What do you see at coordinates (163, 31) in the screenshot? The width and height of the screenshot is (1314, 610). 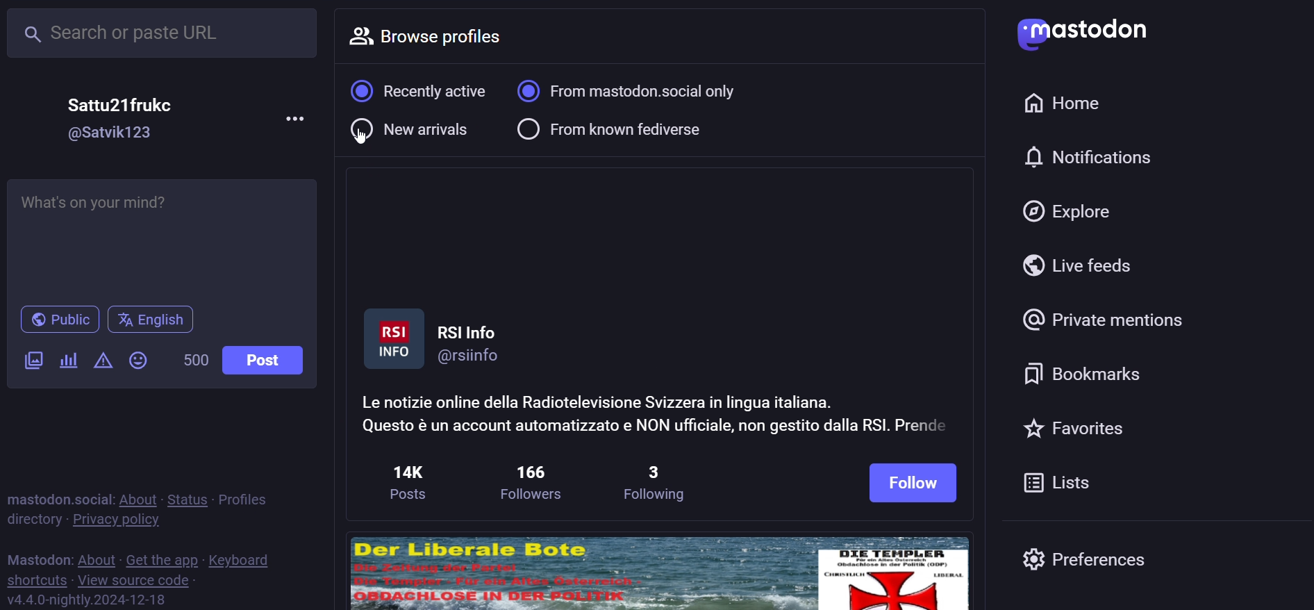 I see `search or paste url` at bounding box center [163, 31].